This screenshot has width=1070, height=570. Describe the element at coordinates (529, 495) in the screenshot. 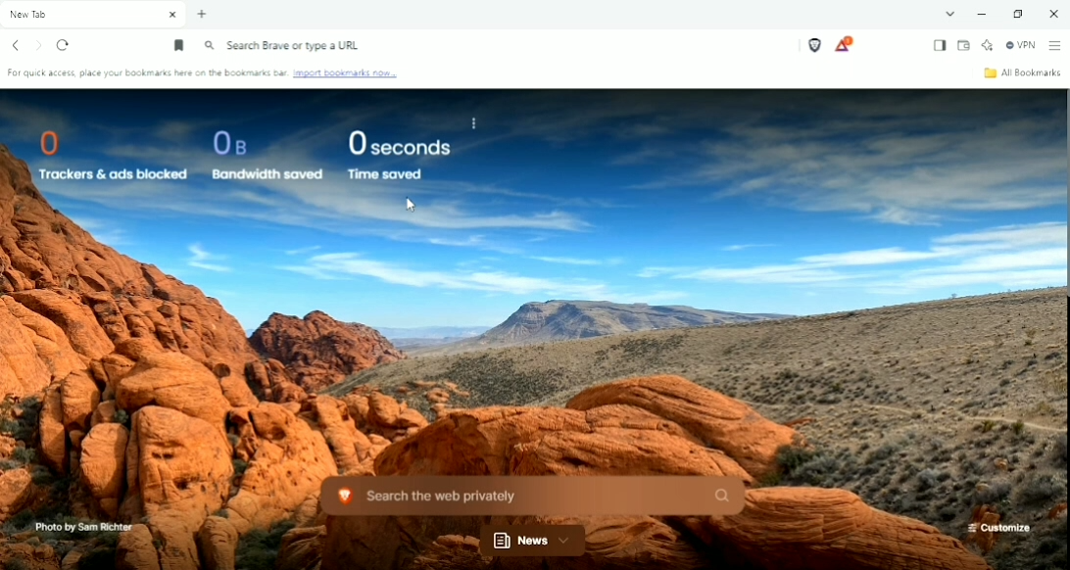

I see `Search the web privately` at that location.